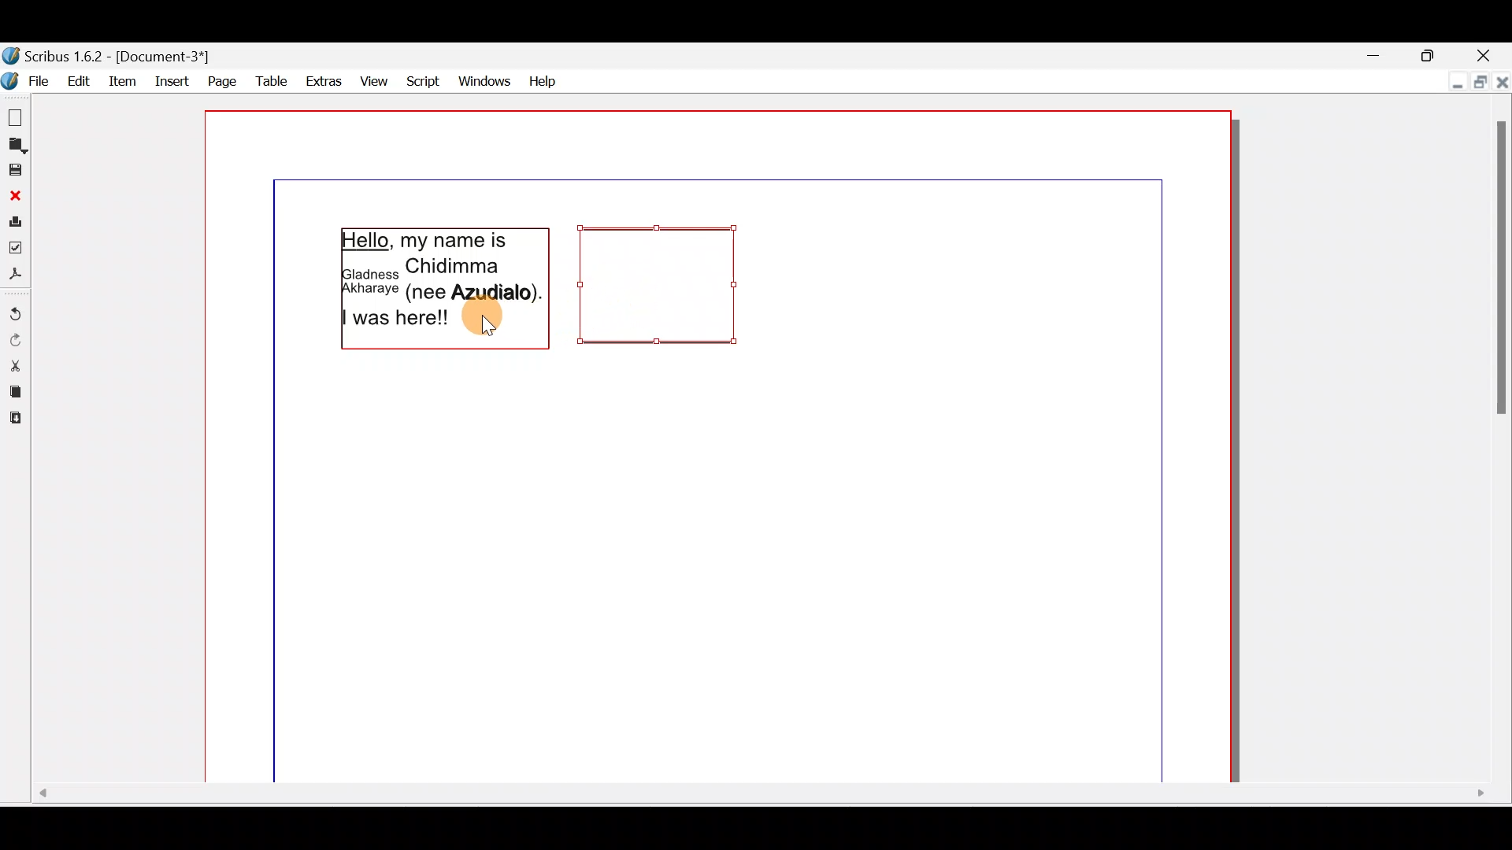  What do you see at coordinates (758, 800) in the screenshot?
I see `Scroll bar` at bounding box center [758, 800].